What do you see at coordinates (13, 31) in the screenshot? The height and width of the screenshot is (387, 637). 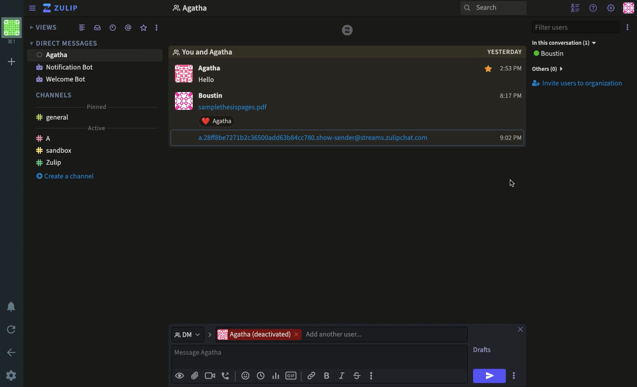 I see `Profile` at bounding box center [13, 31].